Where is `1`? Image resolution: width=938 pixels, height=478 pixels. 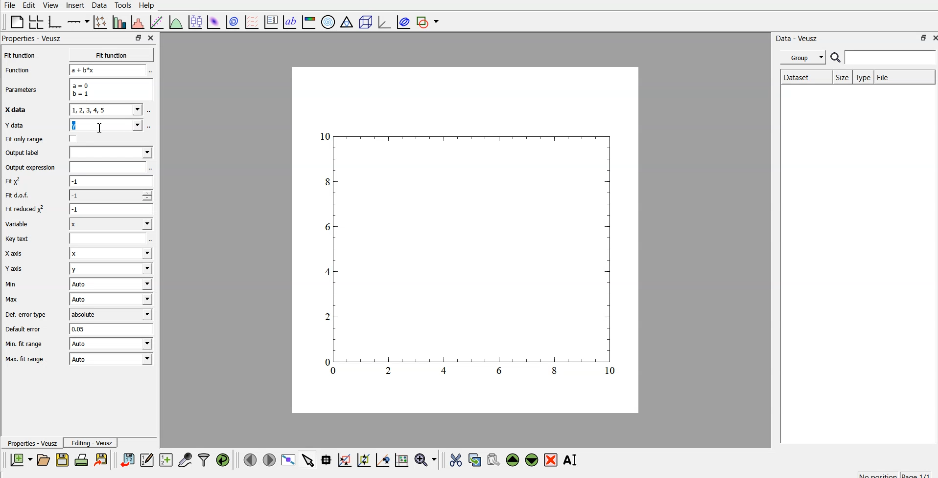 1 is located at coordinates (112, 196).